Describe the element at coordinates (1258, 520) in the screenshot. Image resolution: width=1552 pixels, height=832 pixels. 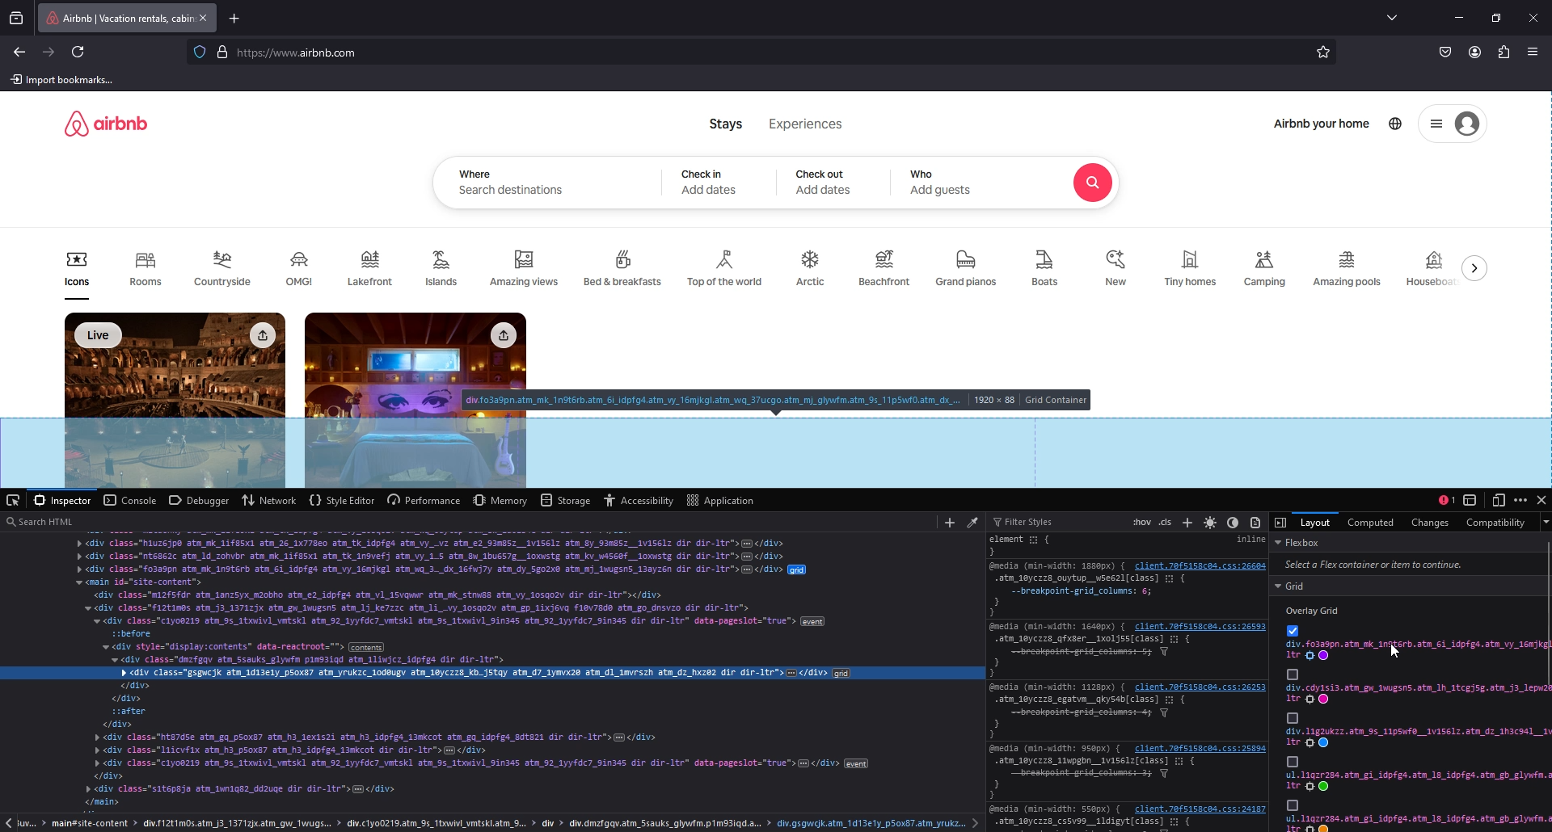
I see `toggle print media simulation` at that location.